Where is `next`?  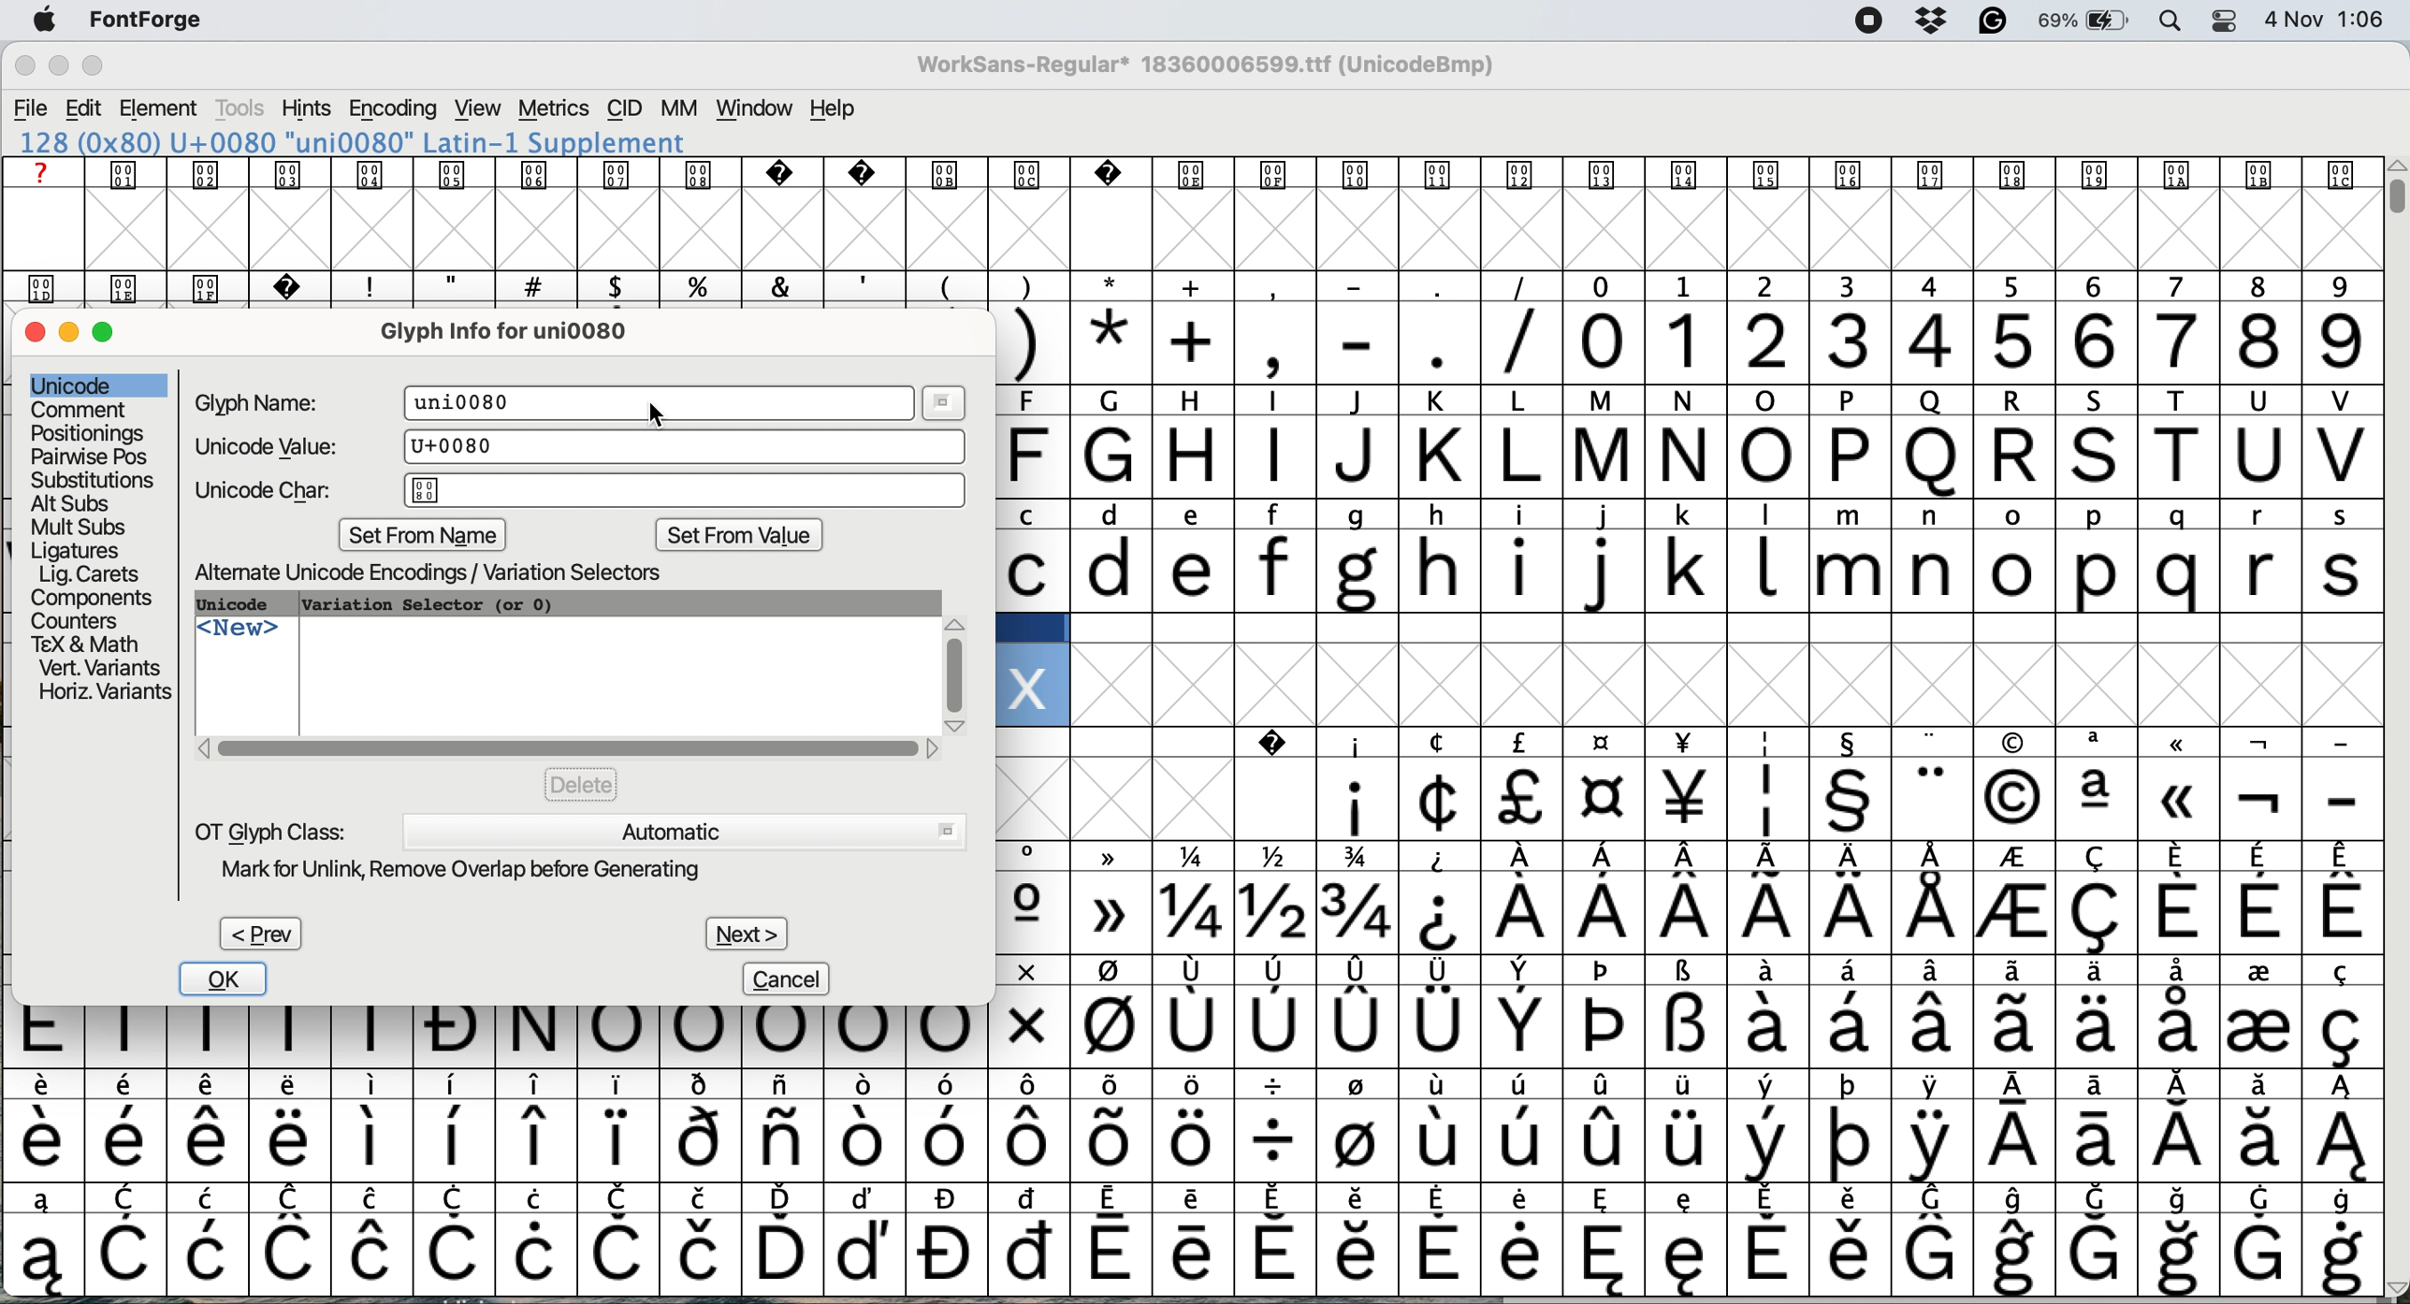
next is located at coordinates (746, 928).